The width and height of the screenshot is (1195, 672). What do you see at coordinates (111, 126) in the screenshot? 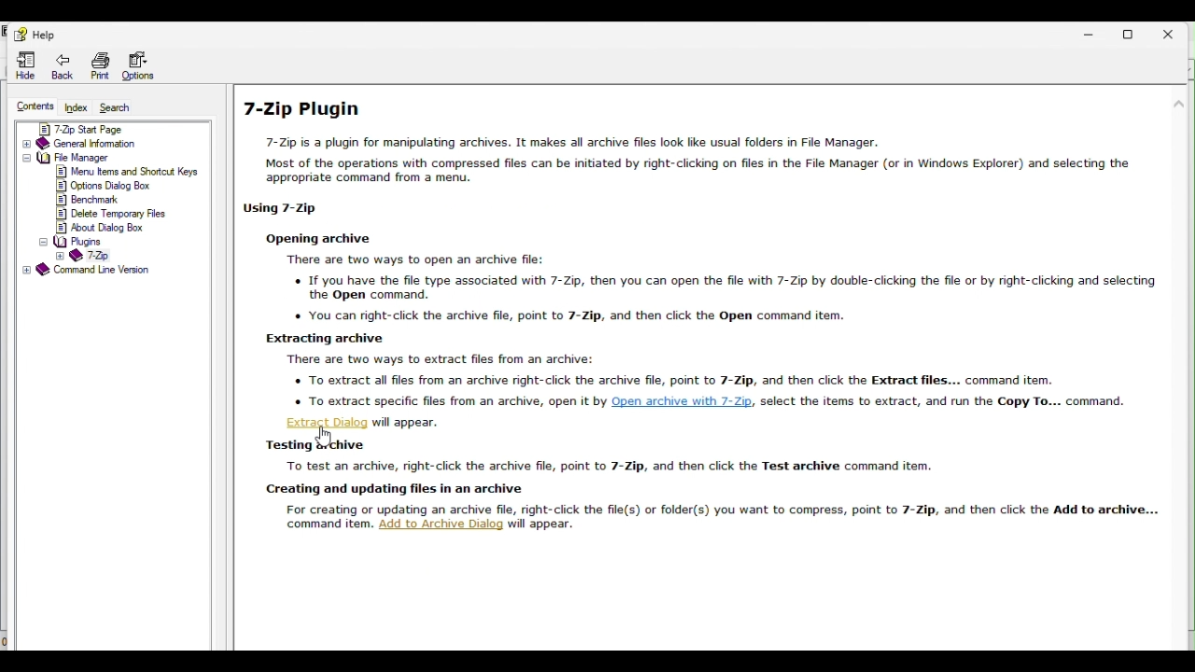
I see `7 zip start page` at bounding box center [111, 126].